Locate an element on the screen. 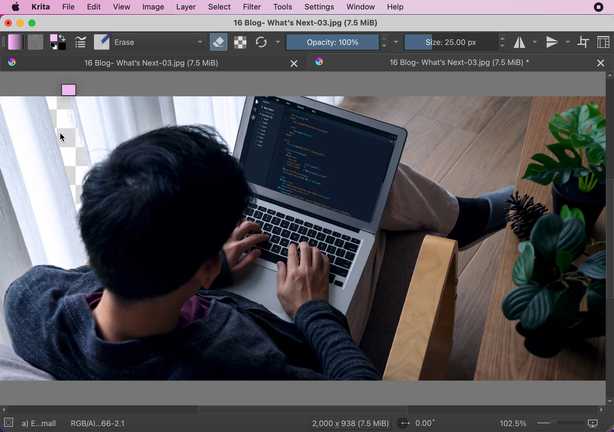 This screenshot has height=432, width=614. map the displayed canvas size between pixel size or print size is located at coordinates (596, 423).